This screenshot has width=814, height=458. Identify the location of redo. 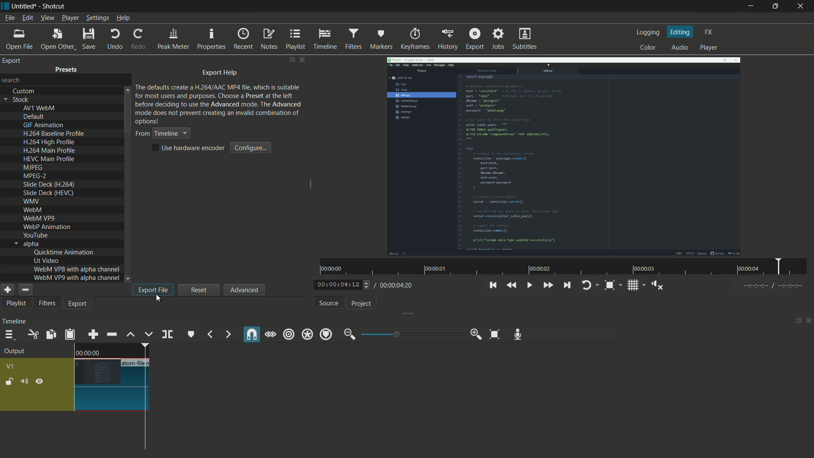
(141, 40).